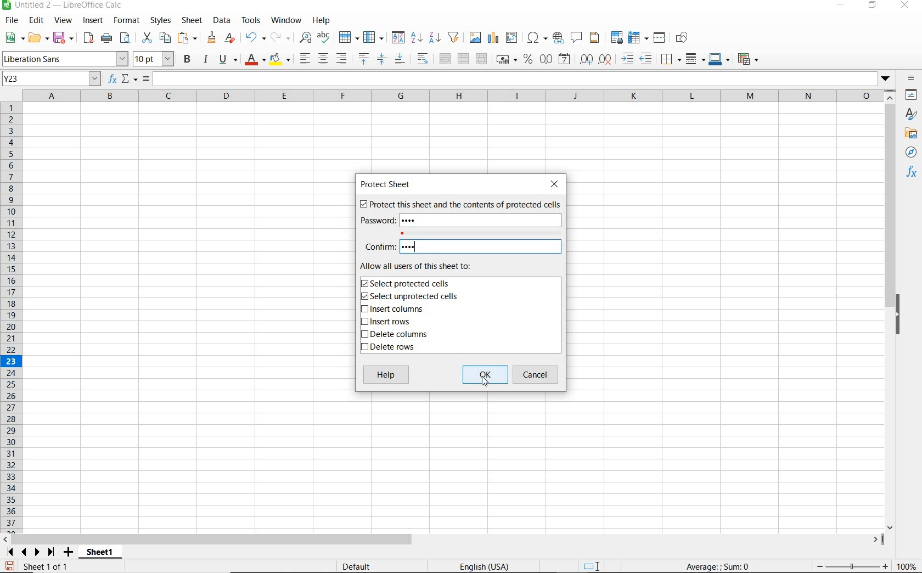 The width and height of the screenshot is (922, 573). What do you see at coordinates (130, 80) in the screenshot?
I see `SELECT FUNCTION` at bounding box center [130, 80].